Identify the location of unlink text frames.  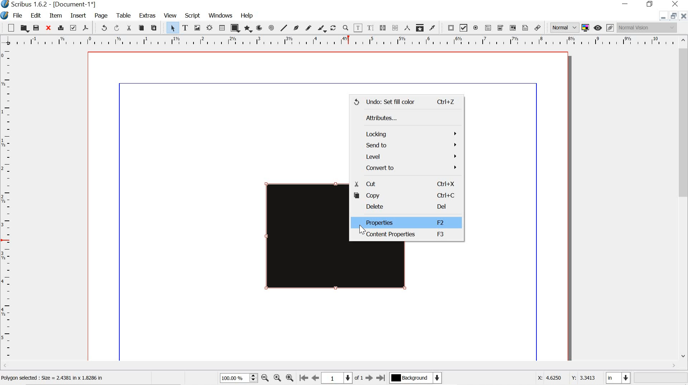
(394, 28).